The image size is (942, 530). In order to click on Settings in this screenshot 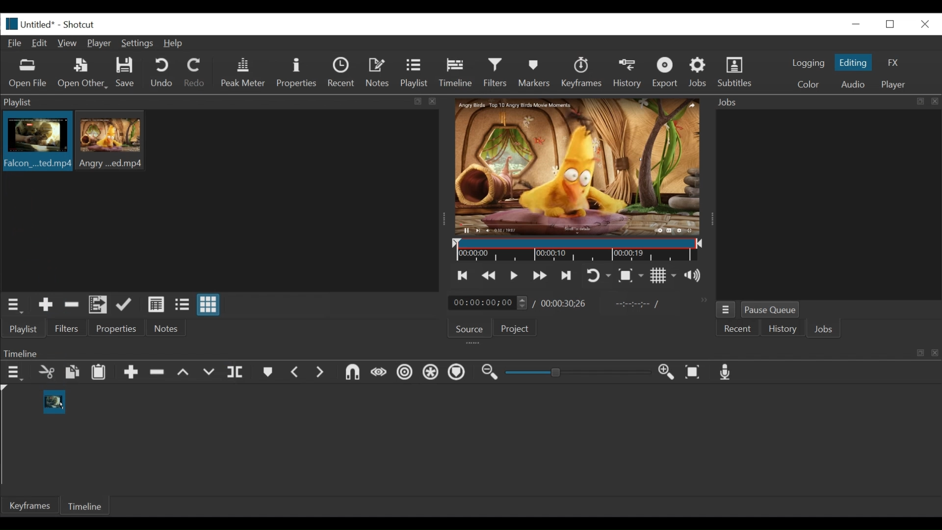, I will do `click(139, 45)`.